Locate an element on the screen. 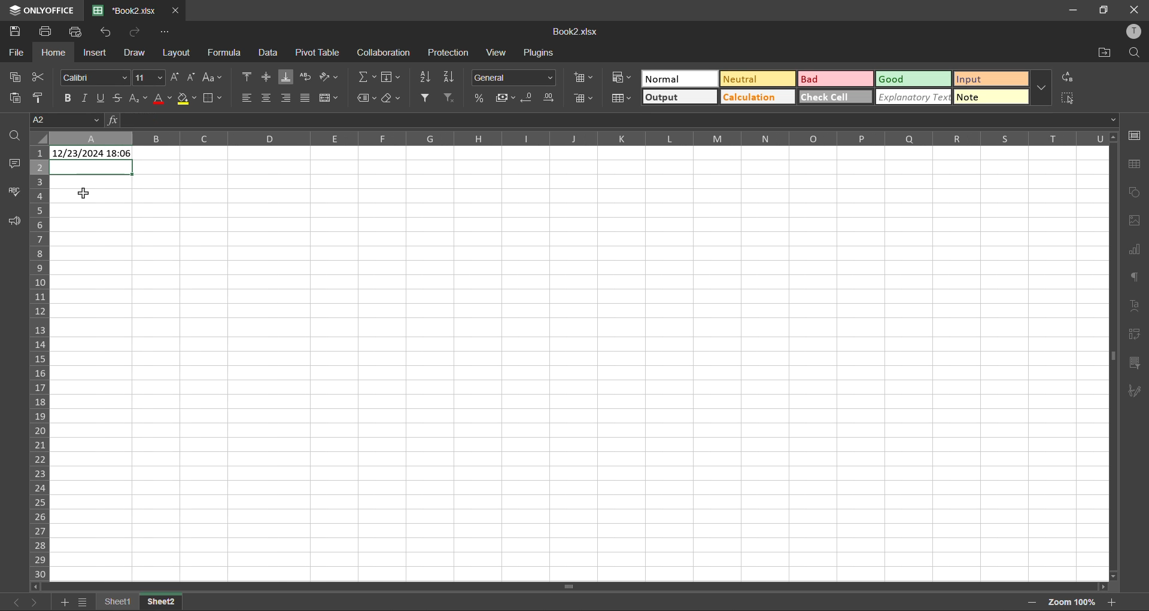 This screenshot has height=611, width=1149. row numbers is located at coordinates (41, 363).